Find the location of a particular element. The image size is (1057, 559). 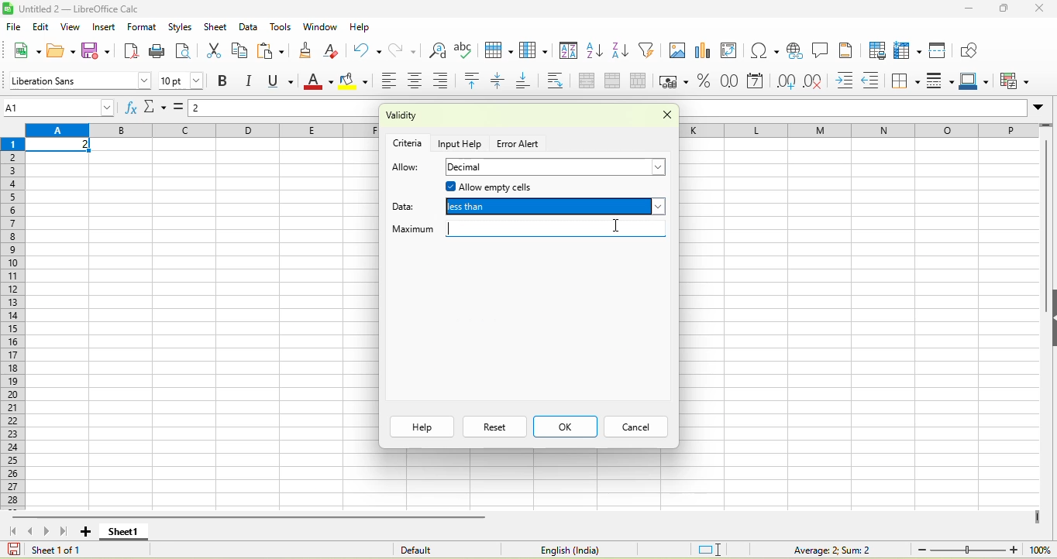

deciman is located at coordinates (557, 167).